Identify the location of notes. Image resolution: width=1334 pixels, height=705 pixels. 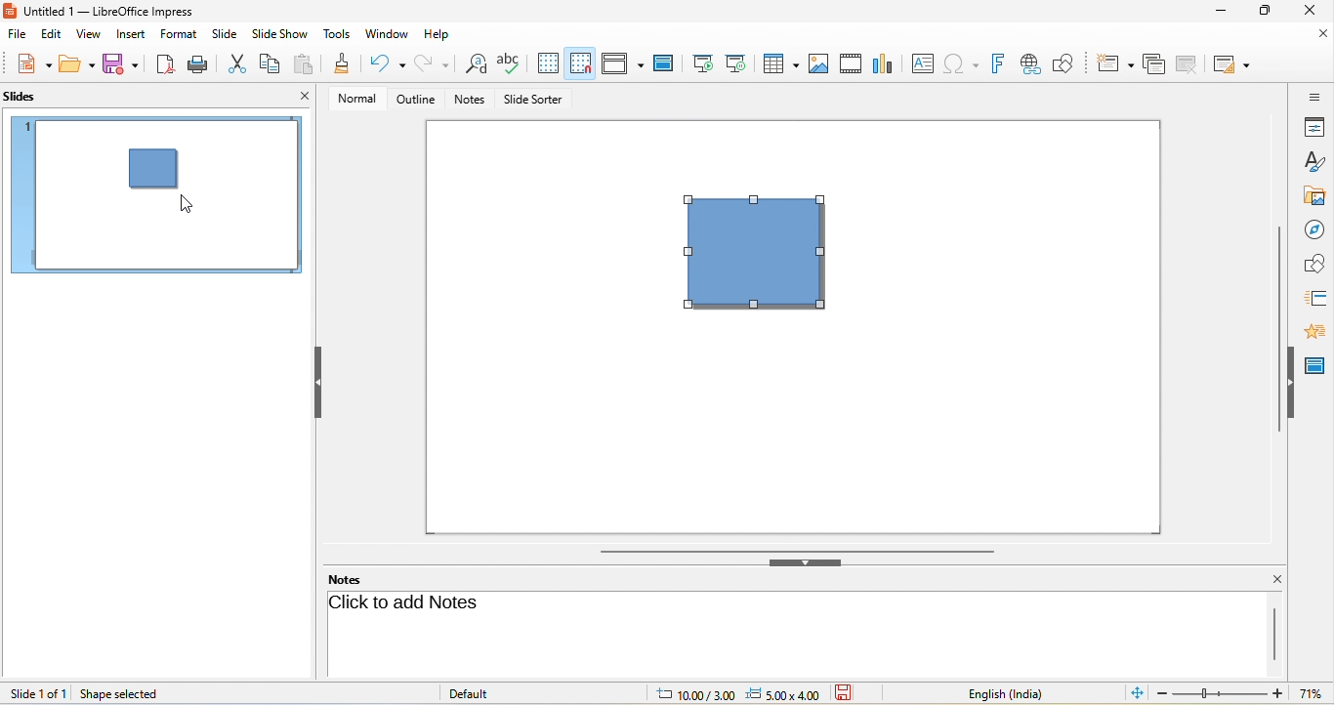
(471, 101).